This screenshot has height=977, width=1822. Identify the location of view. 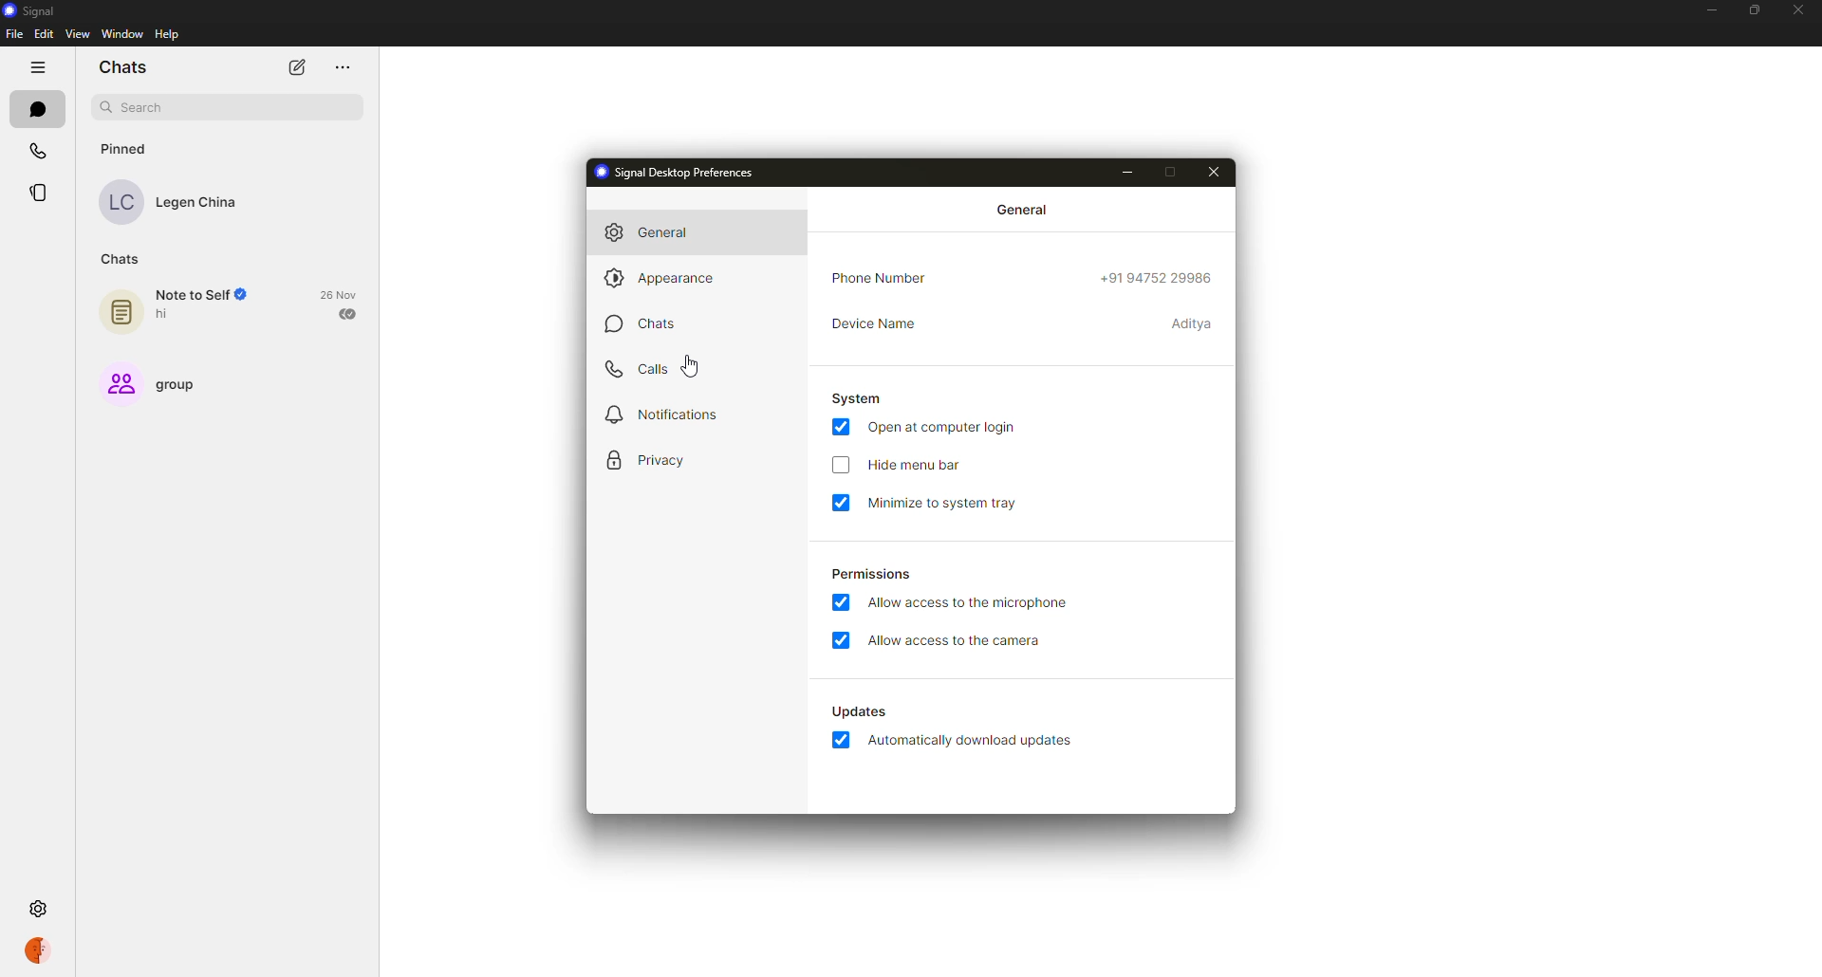
(83, 35).